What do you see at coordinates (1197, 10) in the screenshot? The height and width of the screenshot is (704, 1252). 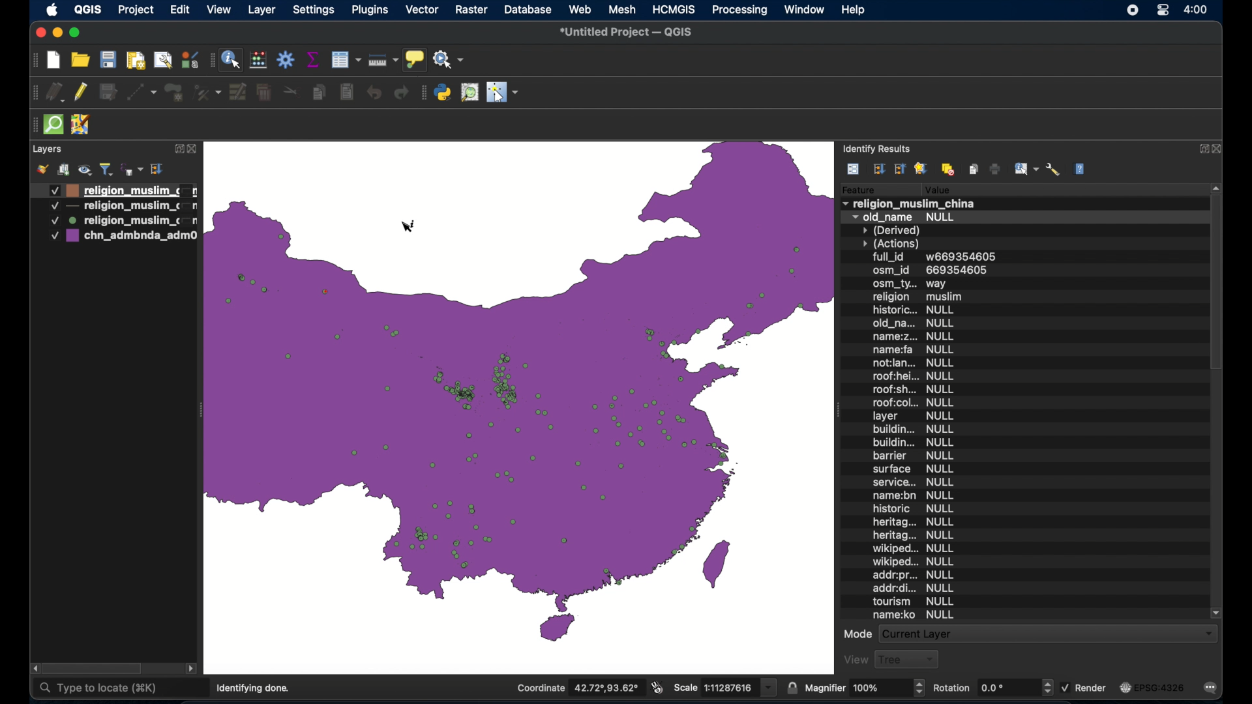 I see `time` at bounding box center [1197, 10].